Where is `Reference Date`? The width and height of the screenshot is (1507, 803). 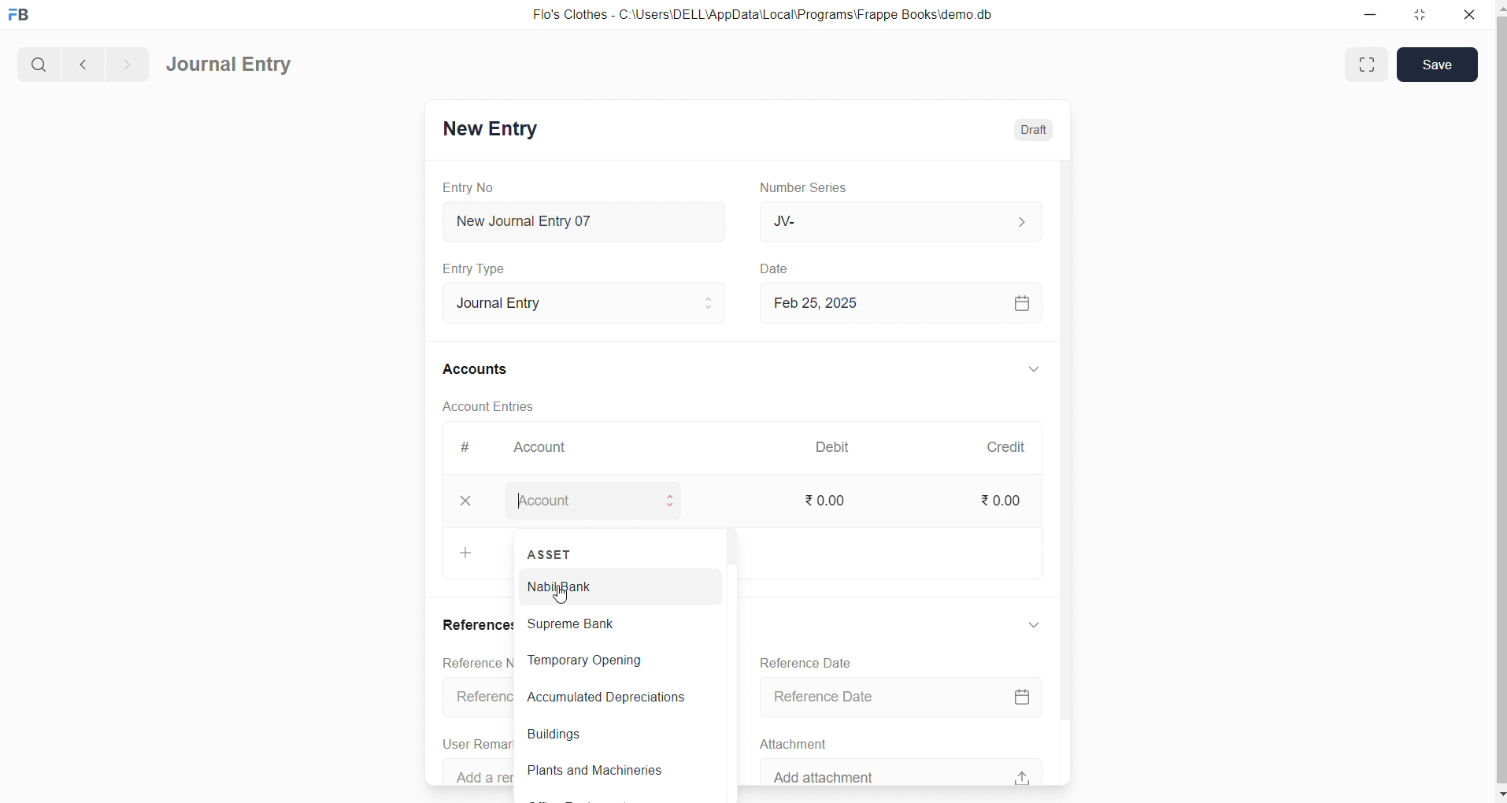
Reference Date is located at coordinates (816, 661).